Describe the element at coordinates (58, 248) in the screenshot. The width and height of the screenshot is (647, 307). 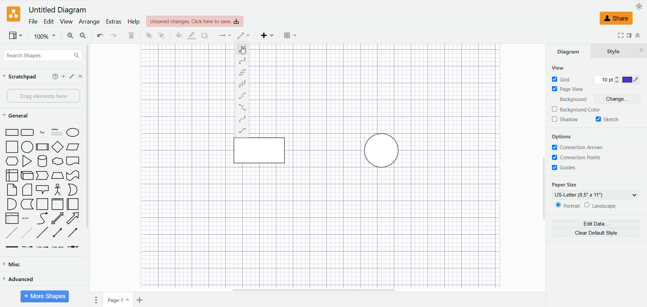
I see `Connector with 3 Labels` at that location.